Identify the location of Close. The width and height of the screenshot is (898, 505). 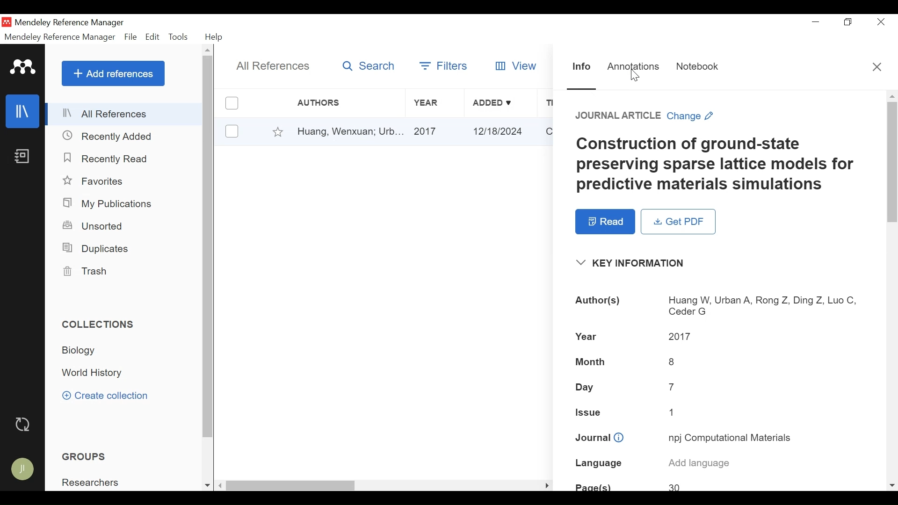
(876, 66).